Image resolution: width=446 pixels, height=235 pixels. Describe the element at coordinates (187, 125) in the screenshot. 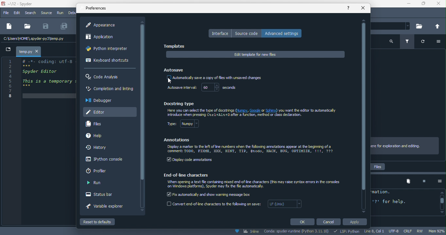

I see `type` at that location.